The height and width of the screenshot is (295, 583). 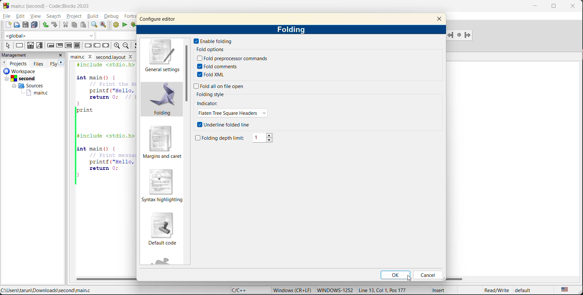 What do you see at coordinates (35, 25) in the screenshot?
I see `save everything` at bounding box center [35, 25].